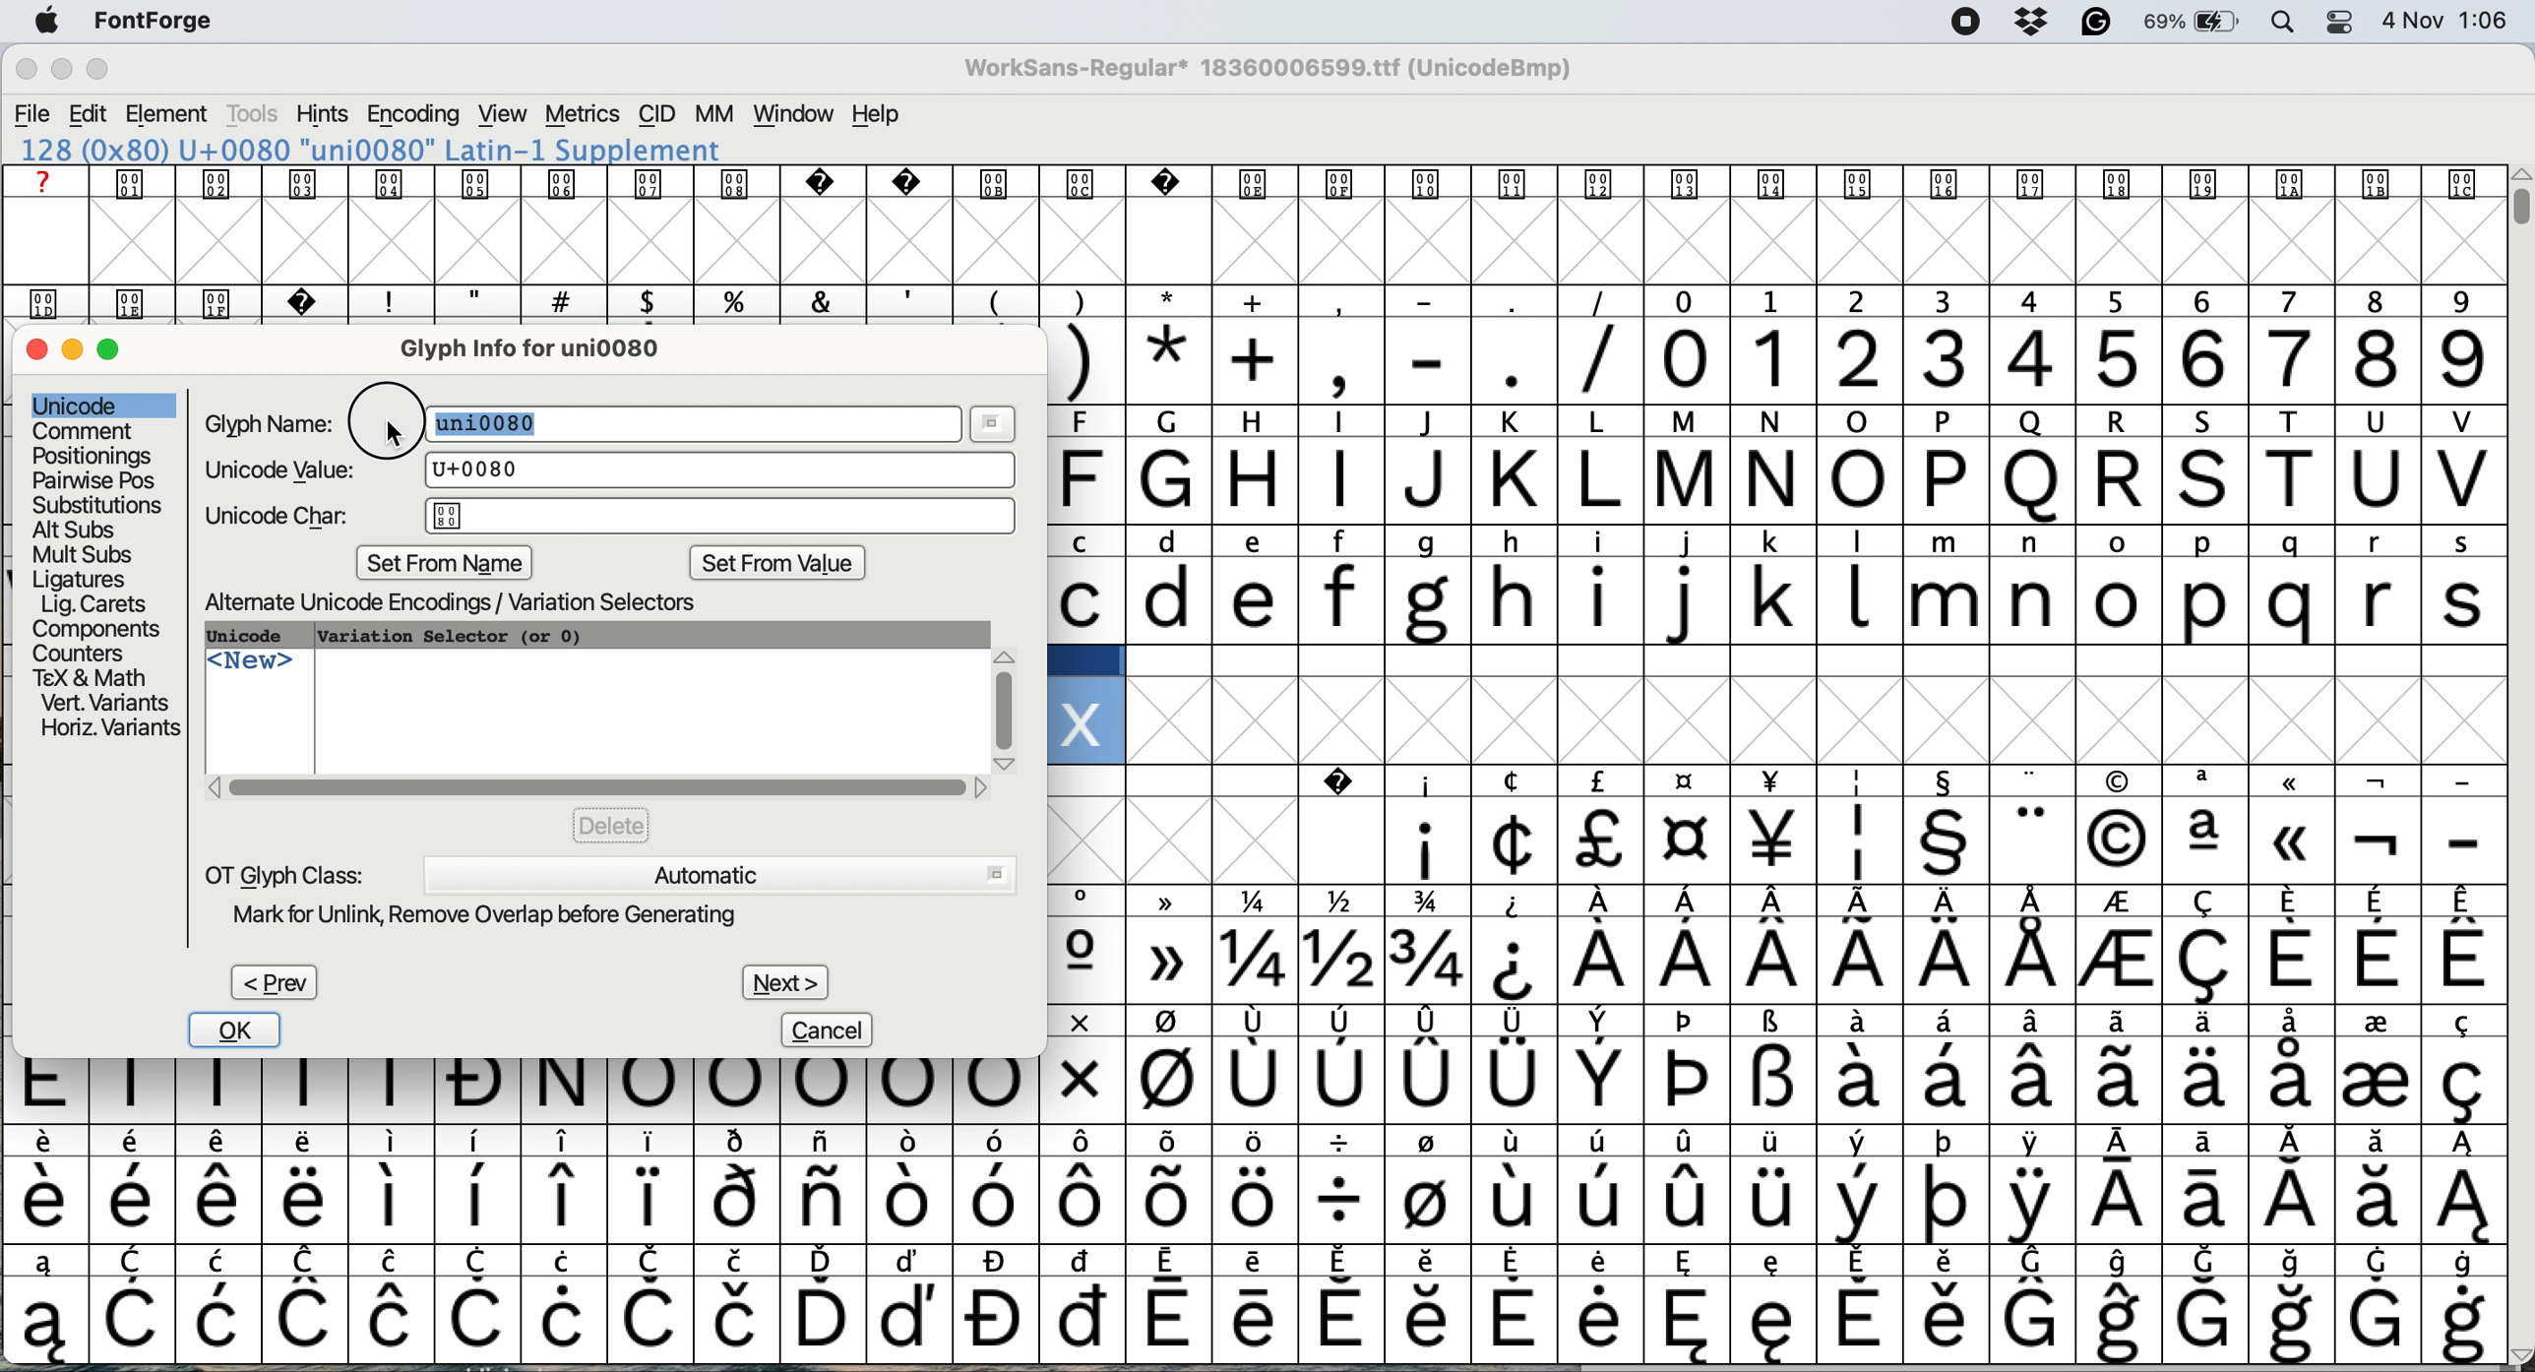 The image size is (2535, 1372). What do you see at coordinates (89, 676) in the screenshot?
I see `tex and math` at bounding box center [89, 676].